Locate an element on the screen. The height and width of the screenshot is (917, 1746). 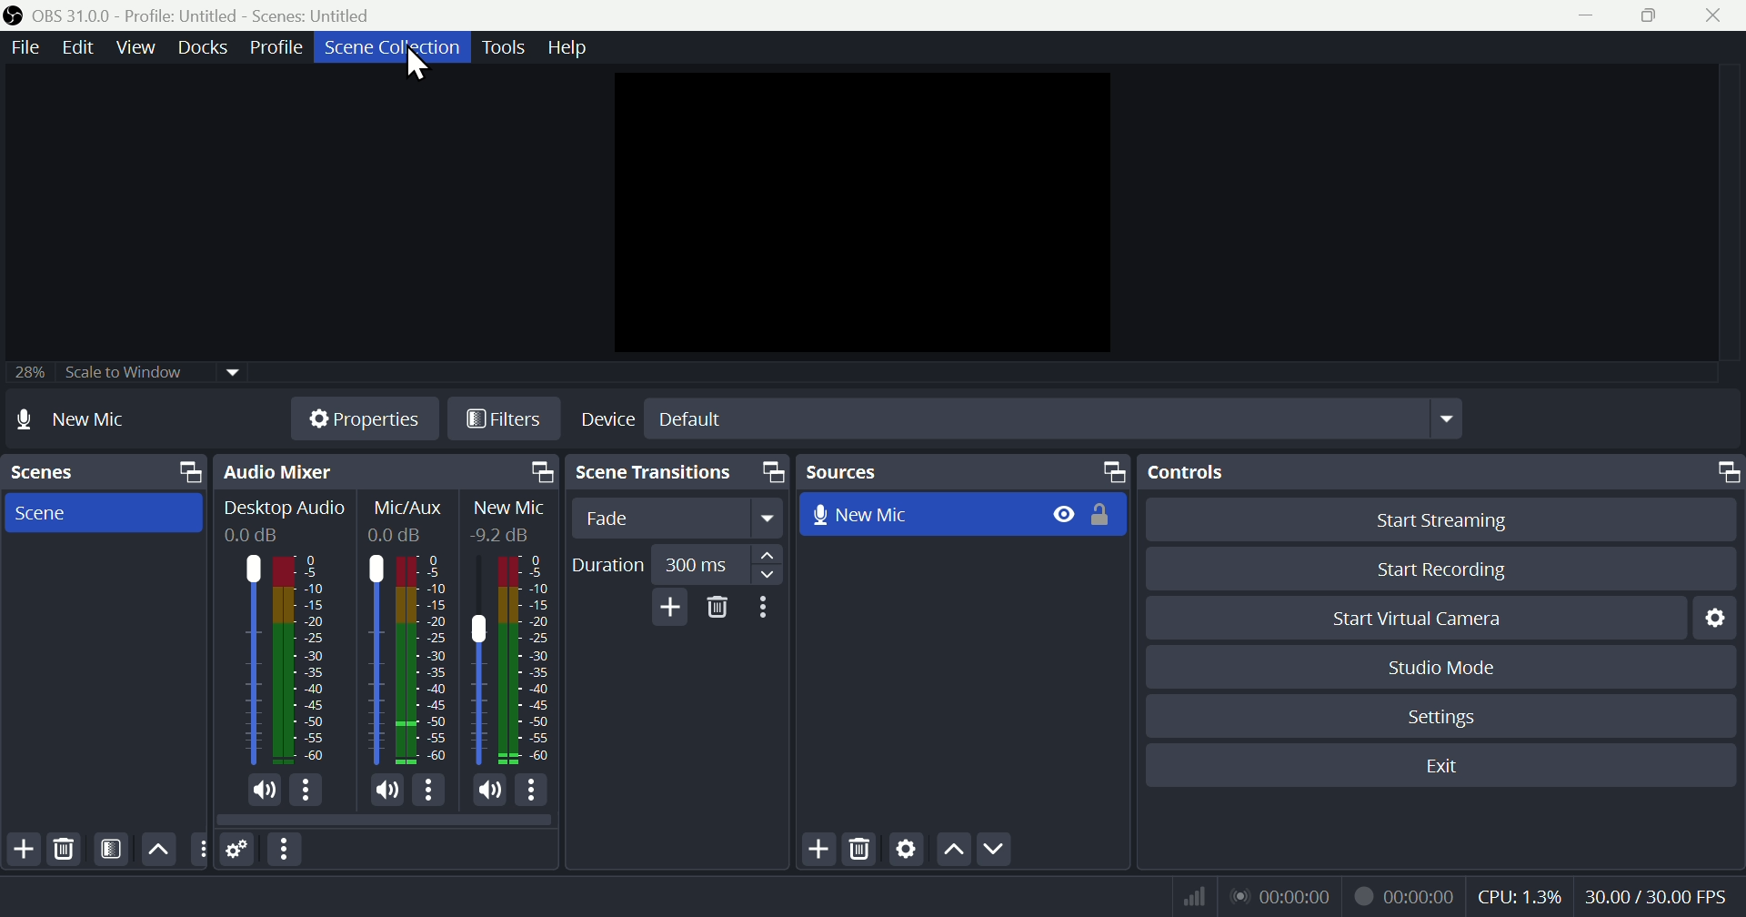
minimise is located at coordinates (1598, 17).